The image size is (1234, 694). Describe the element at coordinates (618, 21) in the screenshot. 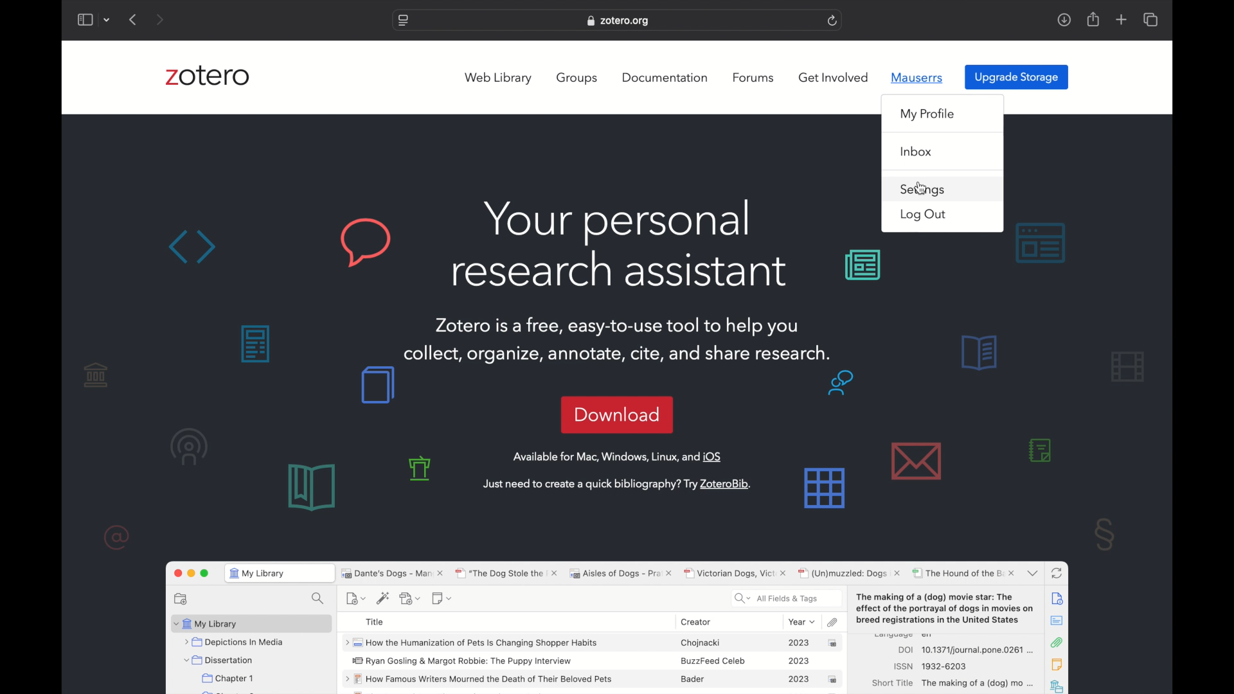

I see `website address` at that location.